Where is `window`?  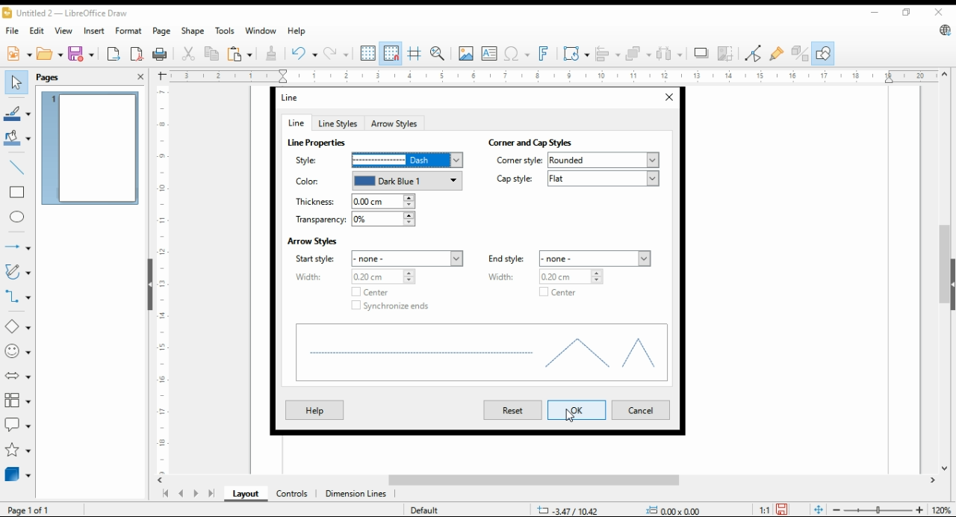
window is located at coordinates (260, 31).